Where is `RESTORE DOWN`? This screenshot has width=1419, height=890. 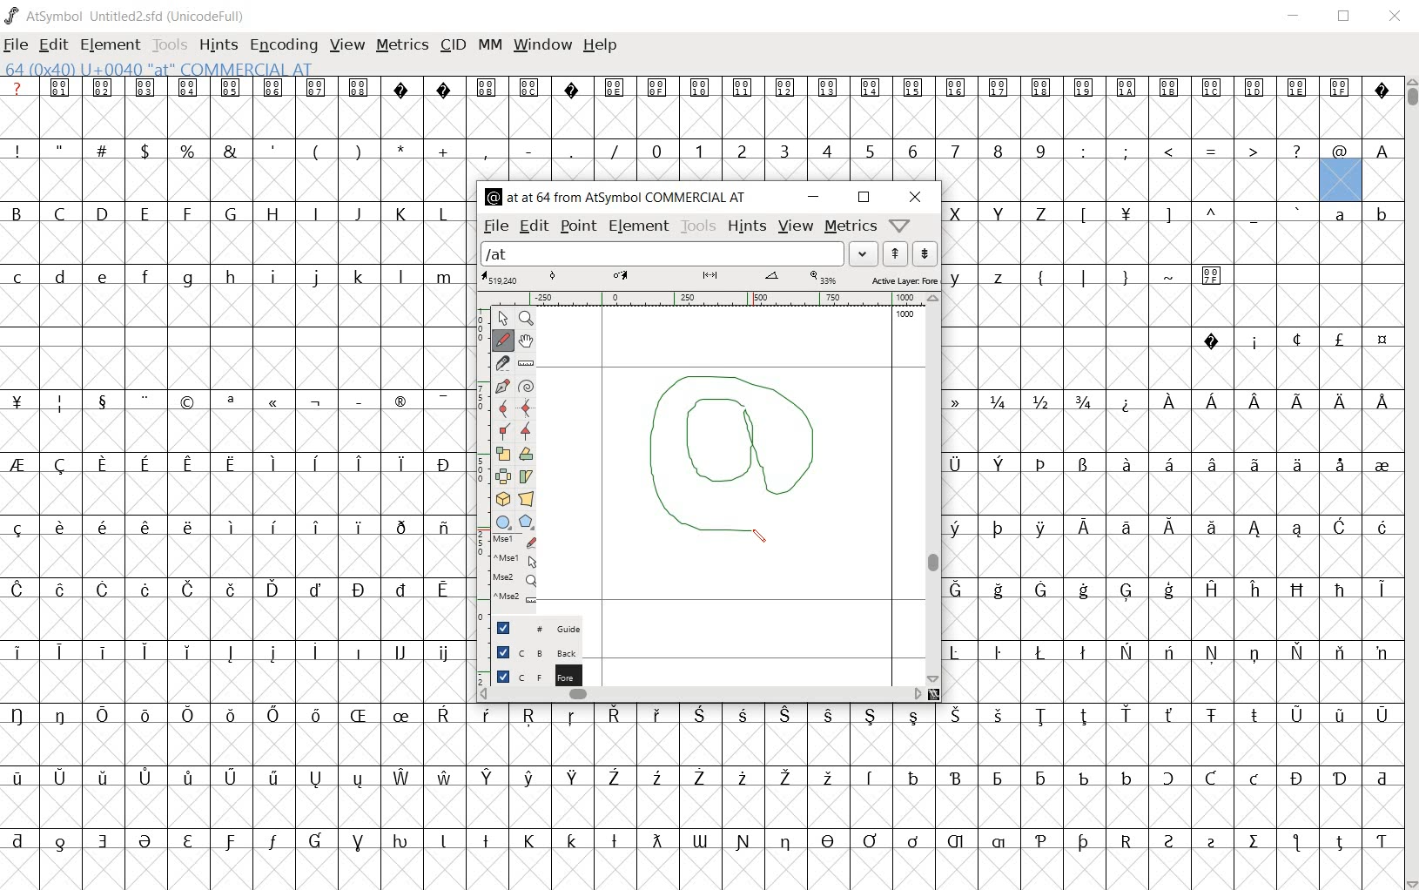
RESTORE DOWN is located at coordinates (1347, 19).